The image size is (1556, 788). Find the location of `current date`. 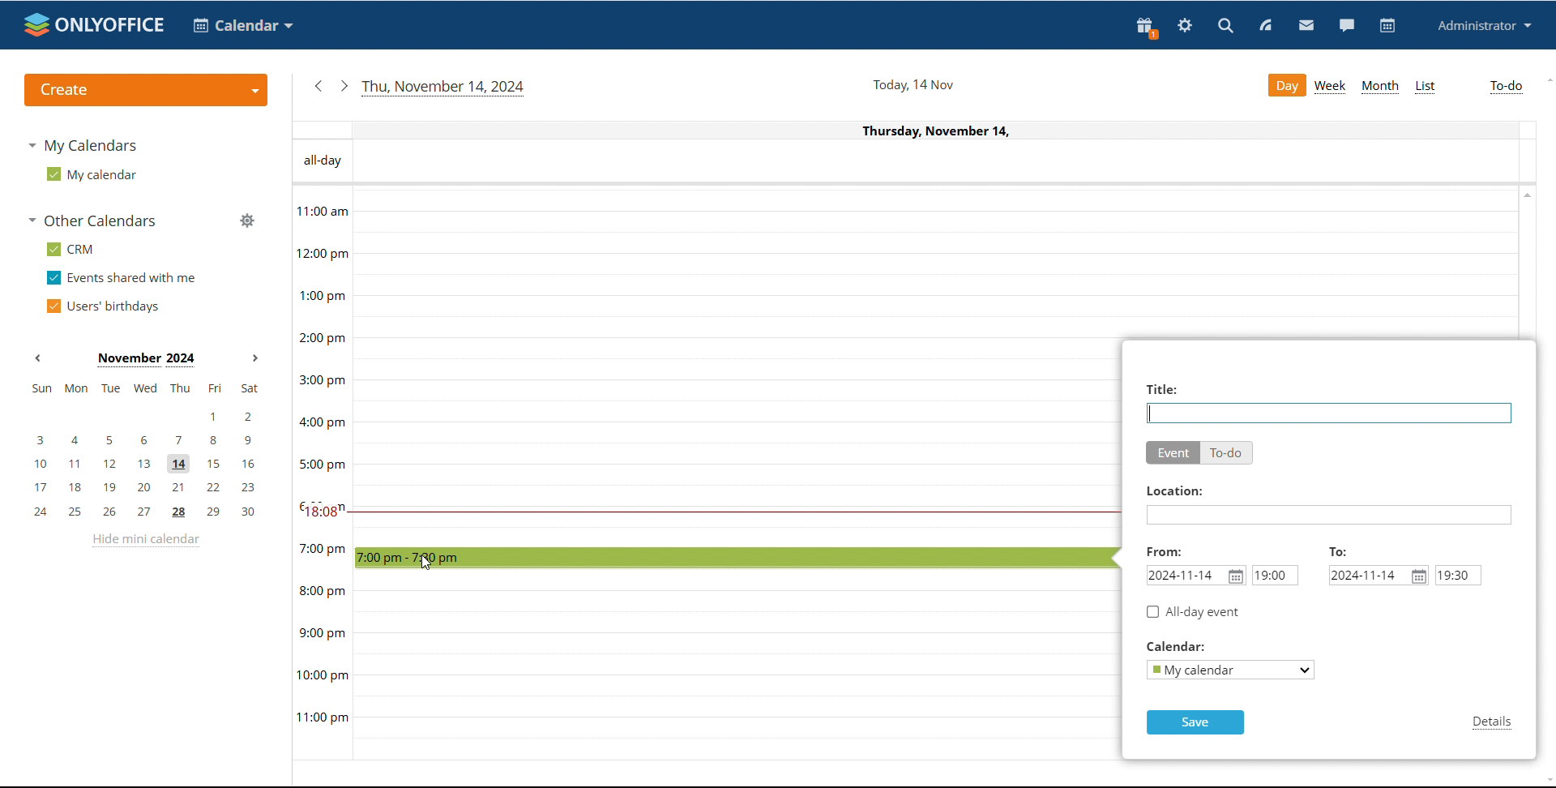

current date is located at coordinates (912, 85).